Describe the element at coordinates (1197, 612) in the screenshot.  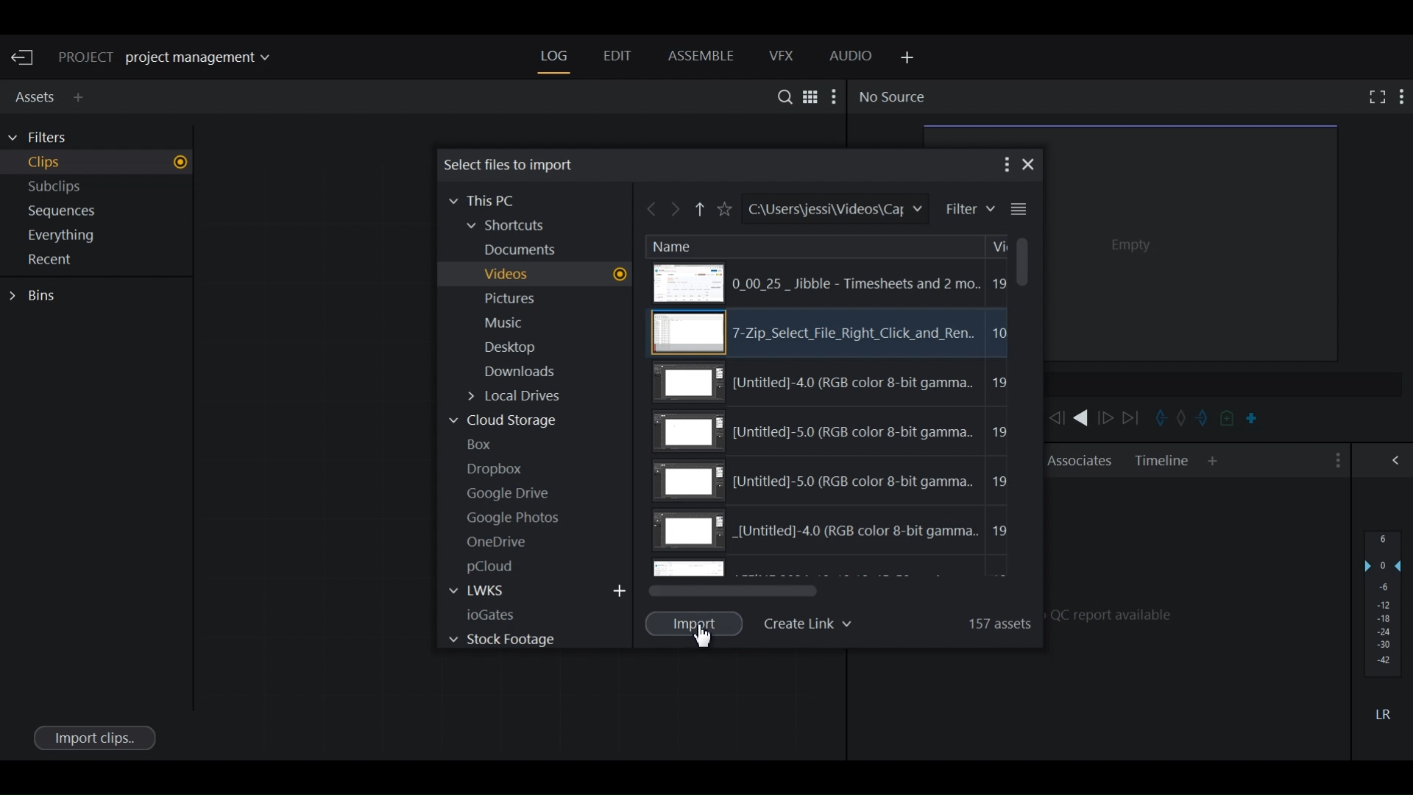
I see `QC Reports` at that location.